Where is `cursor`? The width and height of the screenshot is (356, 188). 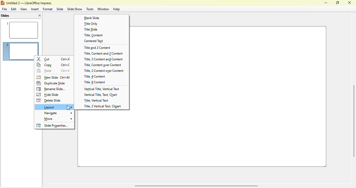
cursor is located at coordinates (68, 108).